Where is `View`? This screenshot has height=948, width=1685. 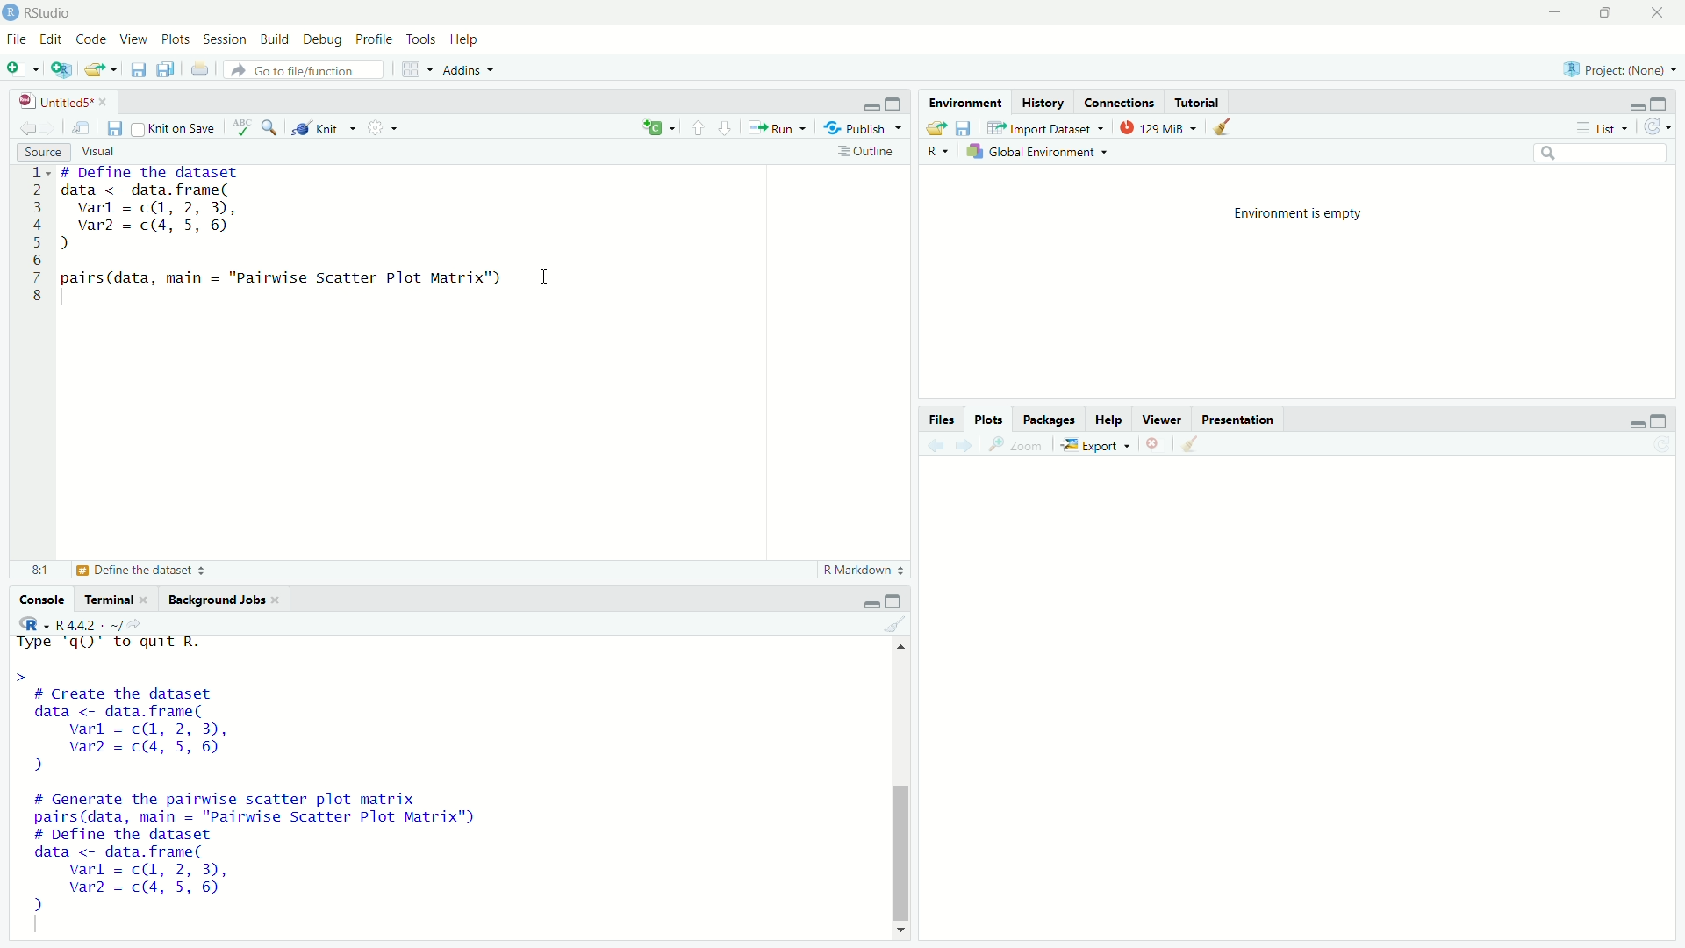 View is located at coordinates (134, 39).